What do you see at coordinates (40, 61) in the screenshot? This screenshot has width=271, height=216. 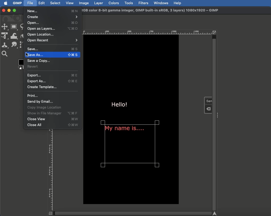 I see `Save a copy` at bounding box center [40, 61].